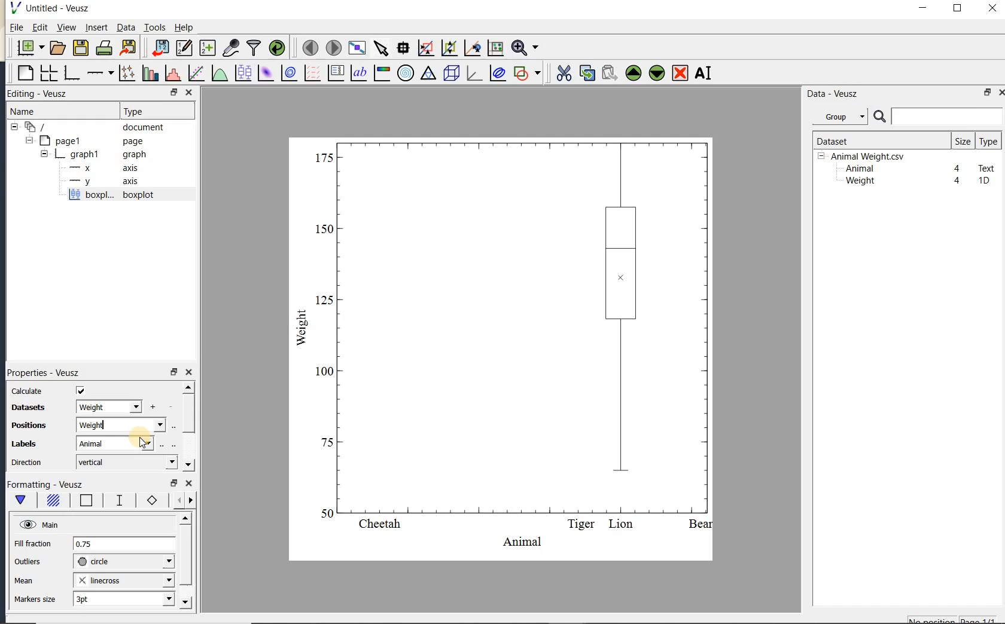 Image resolution: width=1005 pixels, height=624 pixels. Describe the element at coordinates (428, 75) in the screenshot. I see `ternary graph` at that location.